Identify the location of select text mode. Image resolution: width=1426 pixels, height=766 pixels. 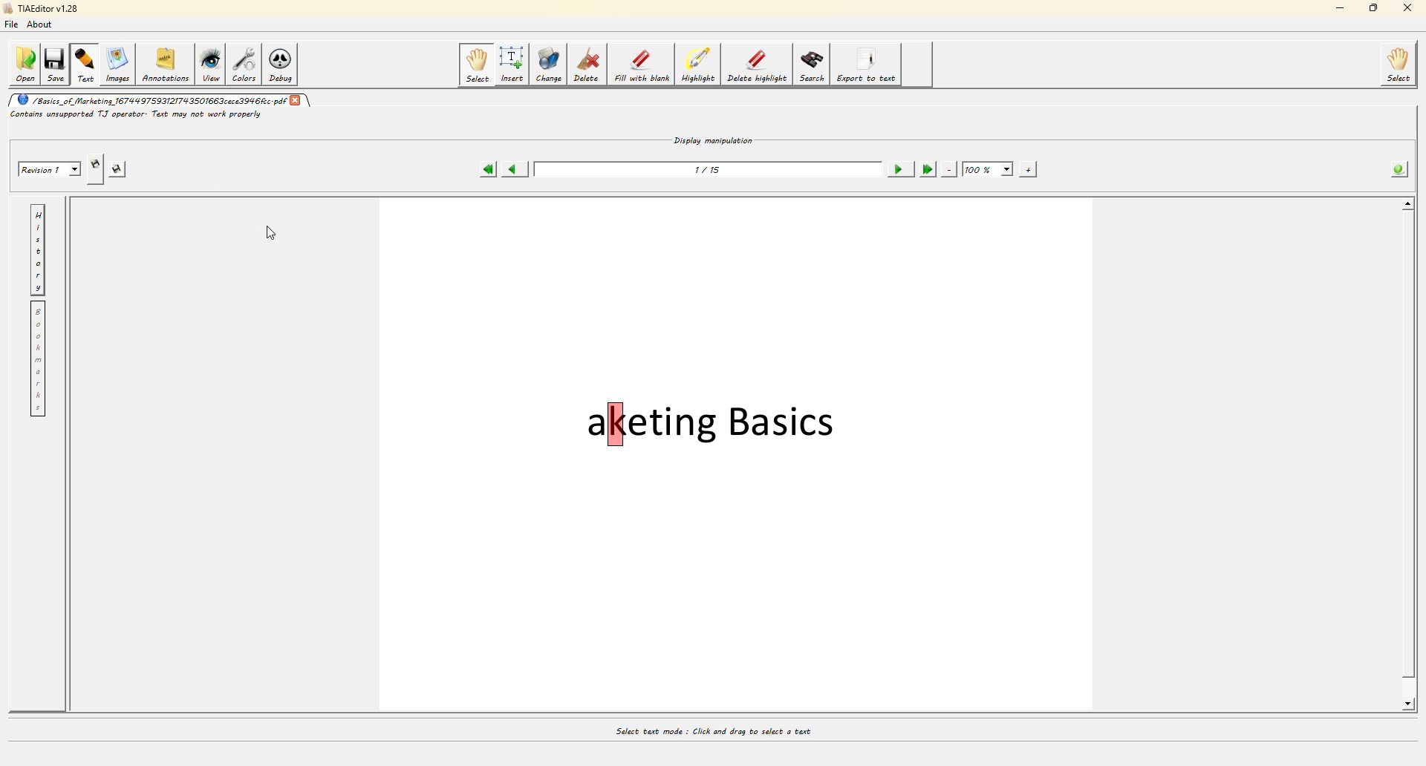
(712, 729).